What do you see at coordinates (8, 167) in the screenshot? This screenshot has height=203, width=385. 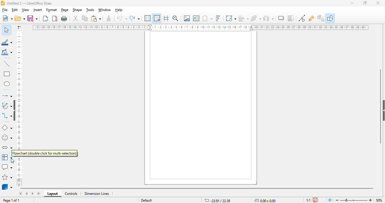 I see `callout shapes` at bounding box center [8, 167].